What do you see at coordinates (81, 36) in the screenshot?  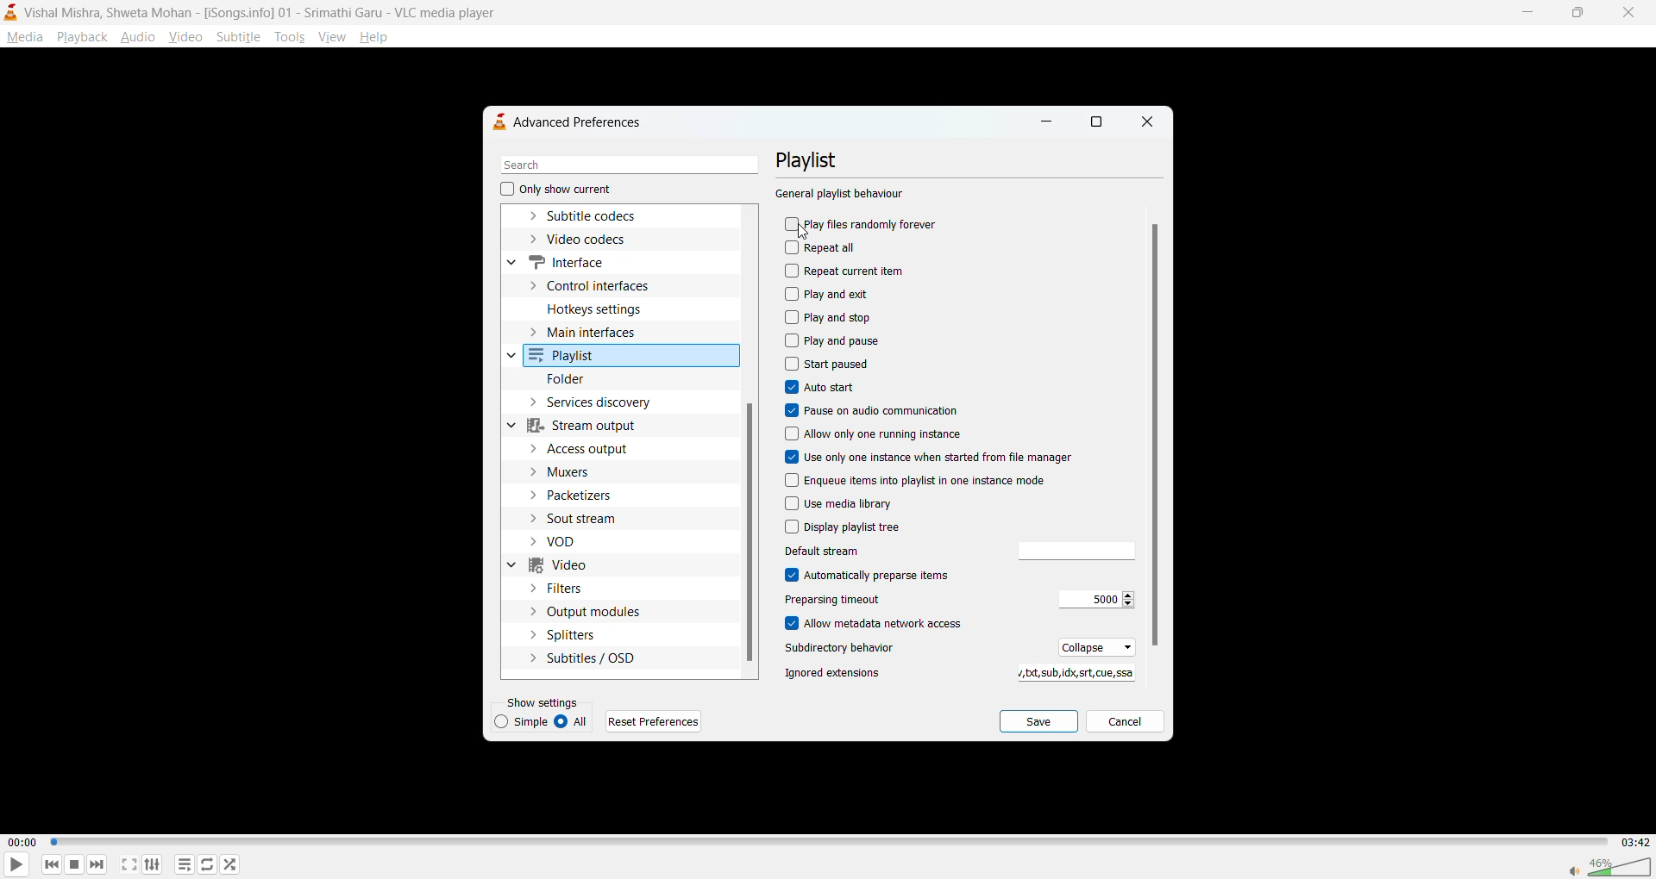 I see `playback` at bounding box center [81, 36].